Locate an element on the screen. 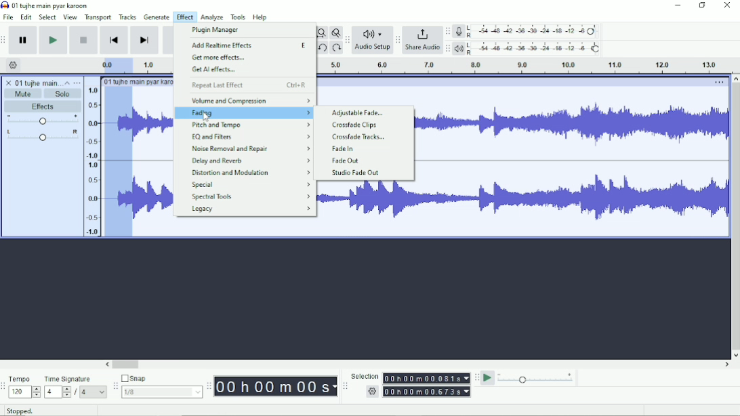 The height and width of the screenshot is (416, 740). 00 h 00 m 00.081s is located at coordinates (426, 378).